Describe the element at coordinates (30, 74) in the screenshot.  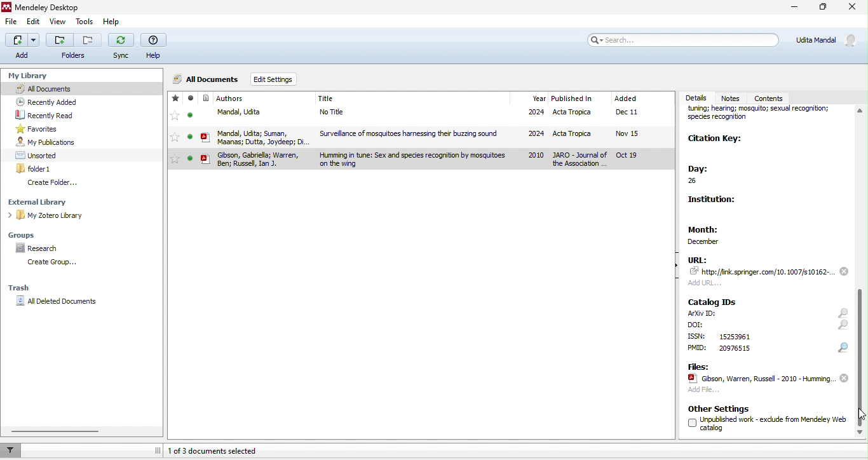
I see `my library` at that location.